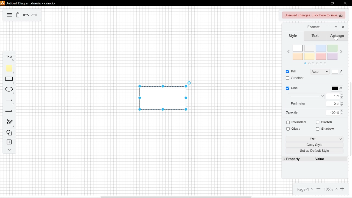 This screenshot has height=198, width=352. I want to click on page, so click(304, 189).